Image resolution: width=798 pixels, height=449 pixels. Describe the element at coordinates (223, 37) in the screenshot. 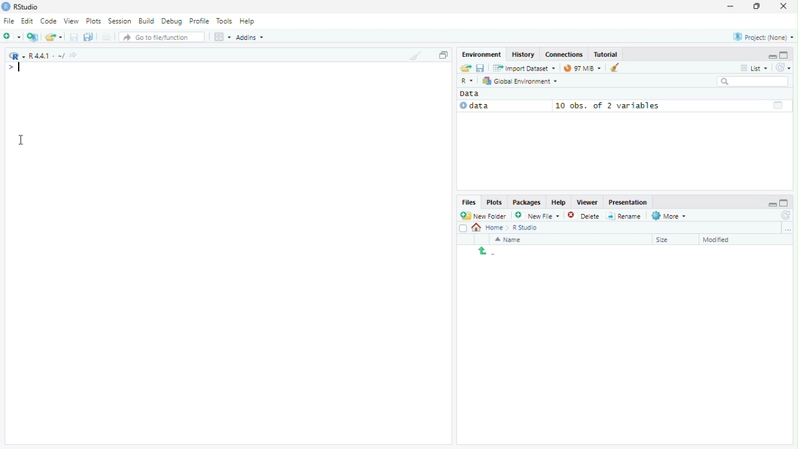

I see `workspace panes` at that location.